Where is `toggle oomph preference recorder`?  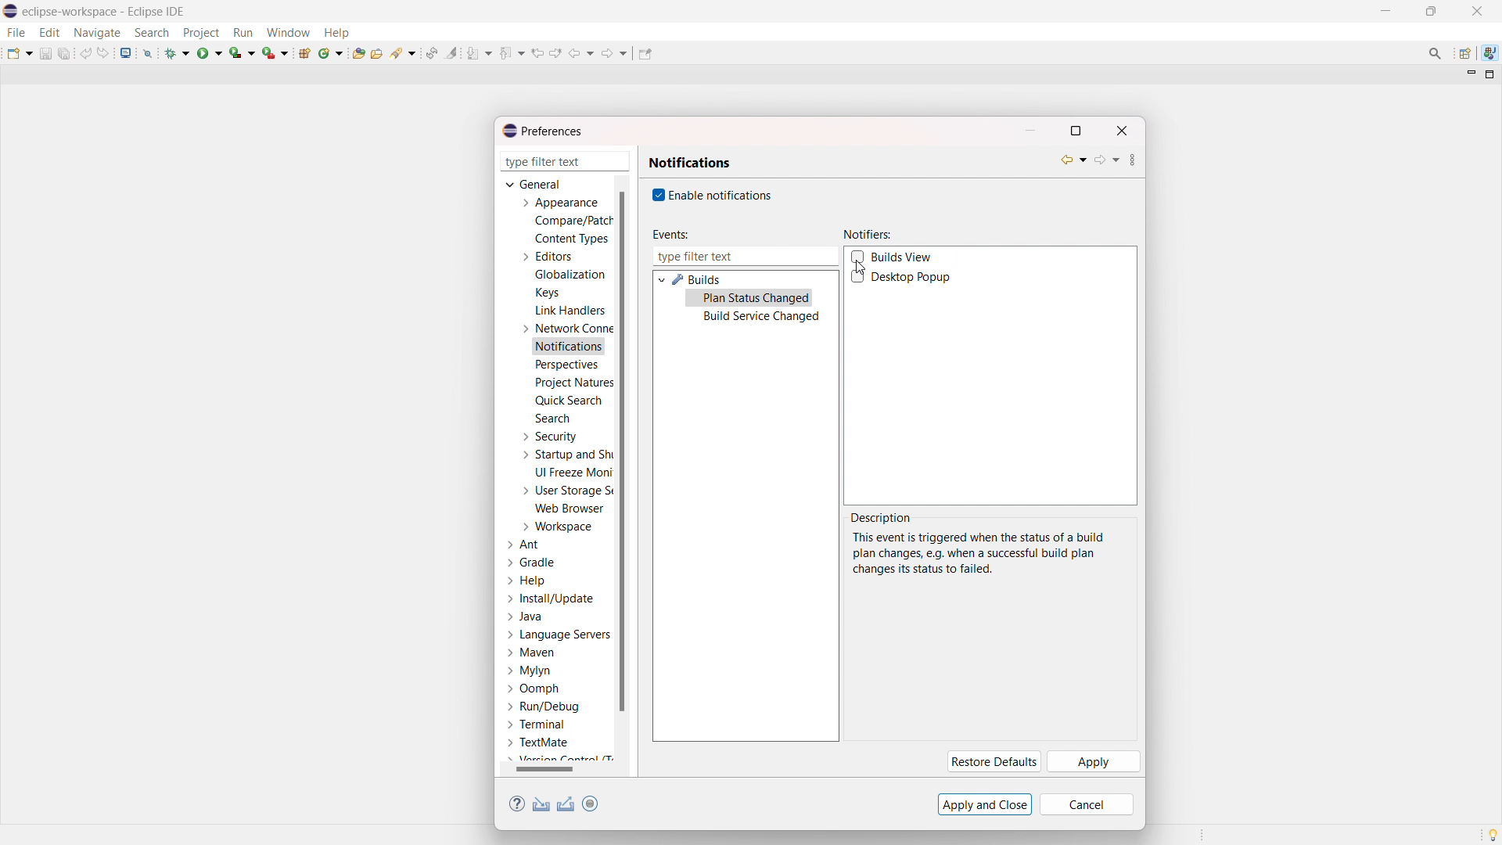 toggle oomph preference recorder is located at coordinates (590, 804).